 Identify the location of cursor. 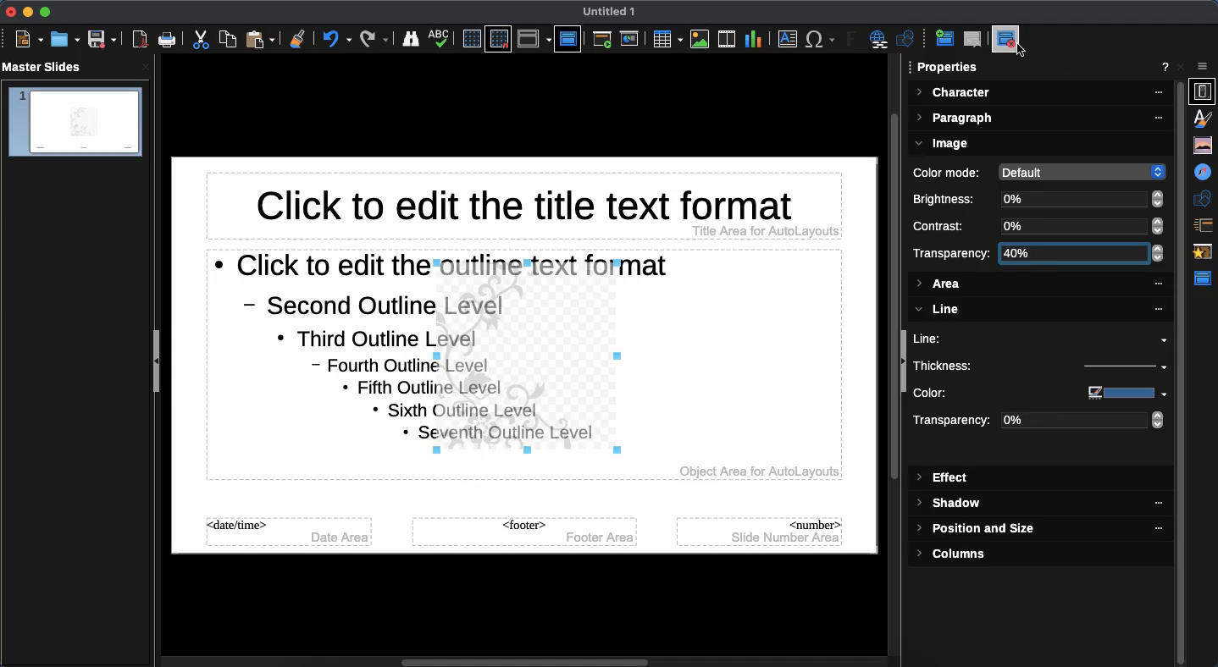
(1025, 54).